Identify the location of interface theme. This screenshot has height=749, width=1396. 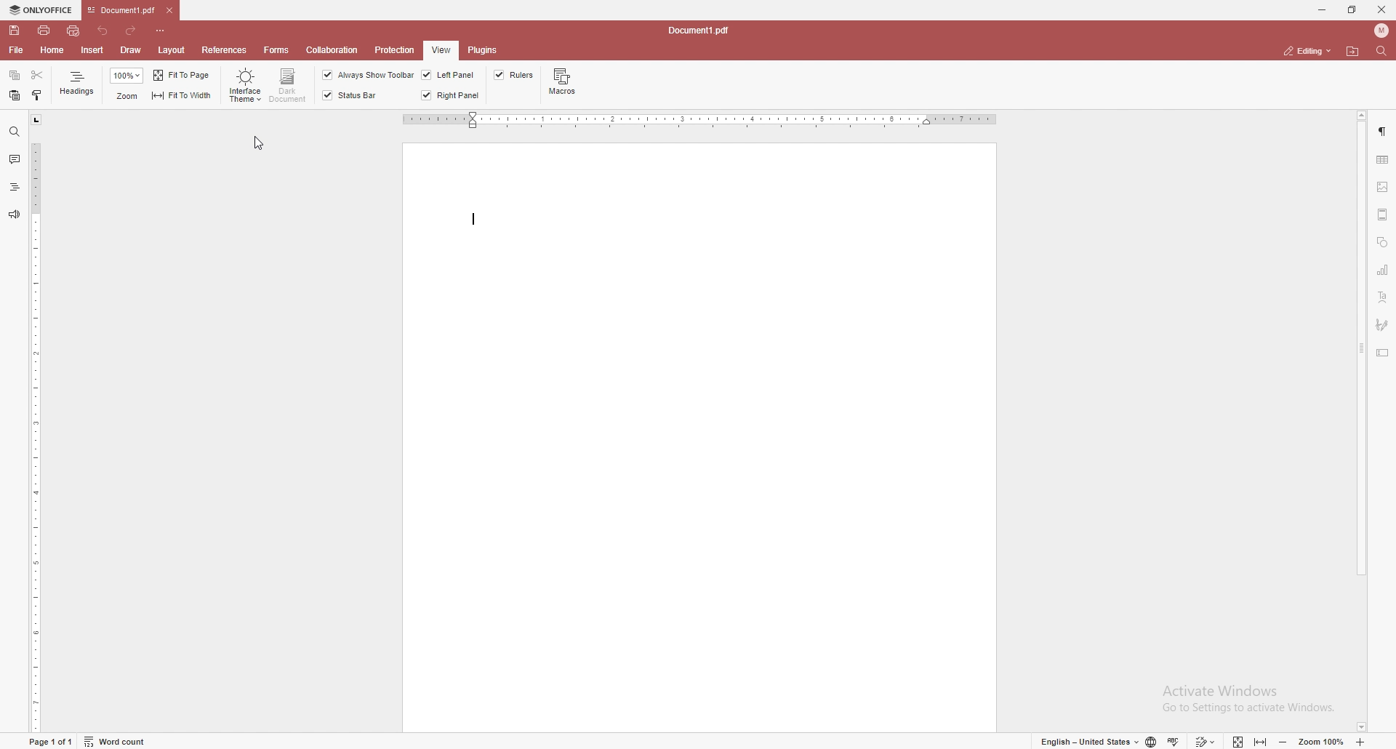
(244, 86).